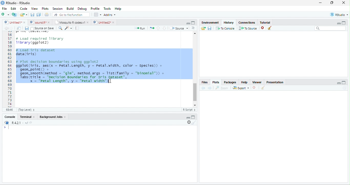  What do you see at coordinates (254, 88) in the screenshot?
I see `close` at bounding box center [254, 88].